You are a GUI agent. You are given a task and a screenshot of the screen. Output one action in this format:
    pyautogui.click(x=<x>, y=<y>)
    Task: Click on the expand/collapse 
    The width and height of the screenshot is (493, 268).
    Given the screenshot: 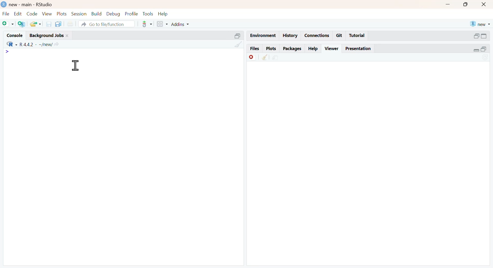 What is the action you would take?
    pyautogui.click(x=476, y=50)
    